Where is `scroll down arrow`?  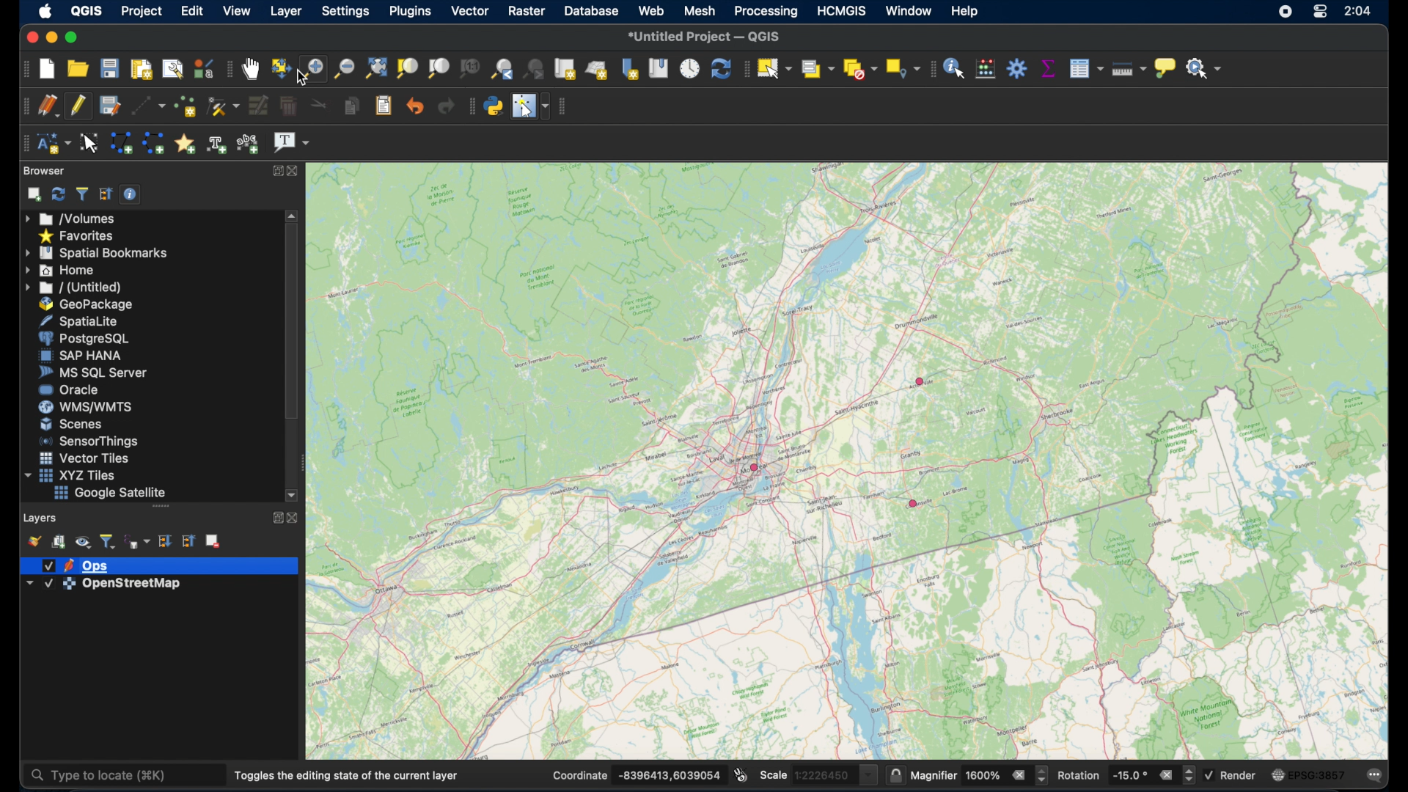 scroll down arrow is located at coordinates (296, 495).